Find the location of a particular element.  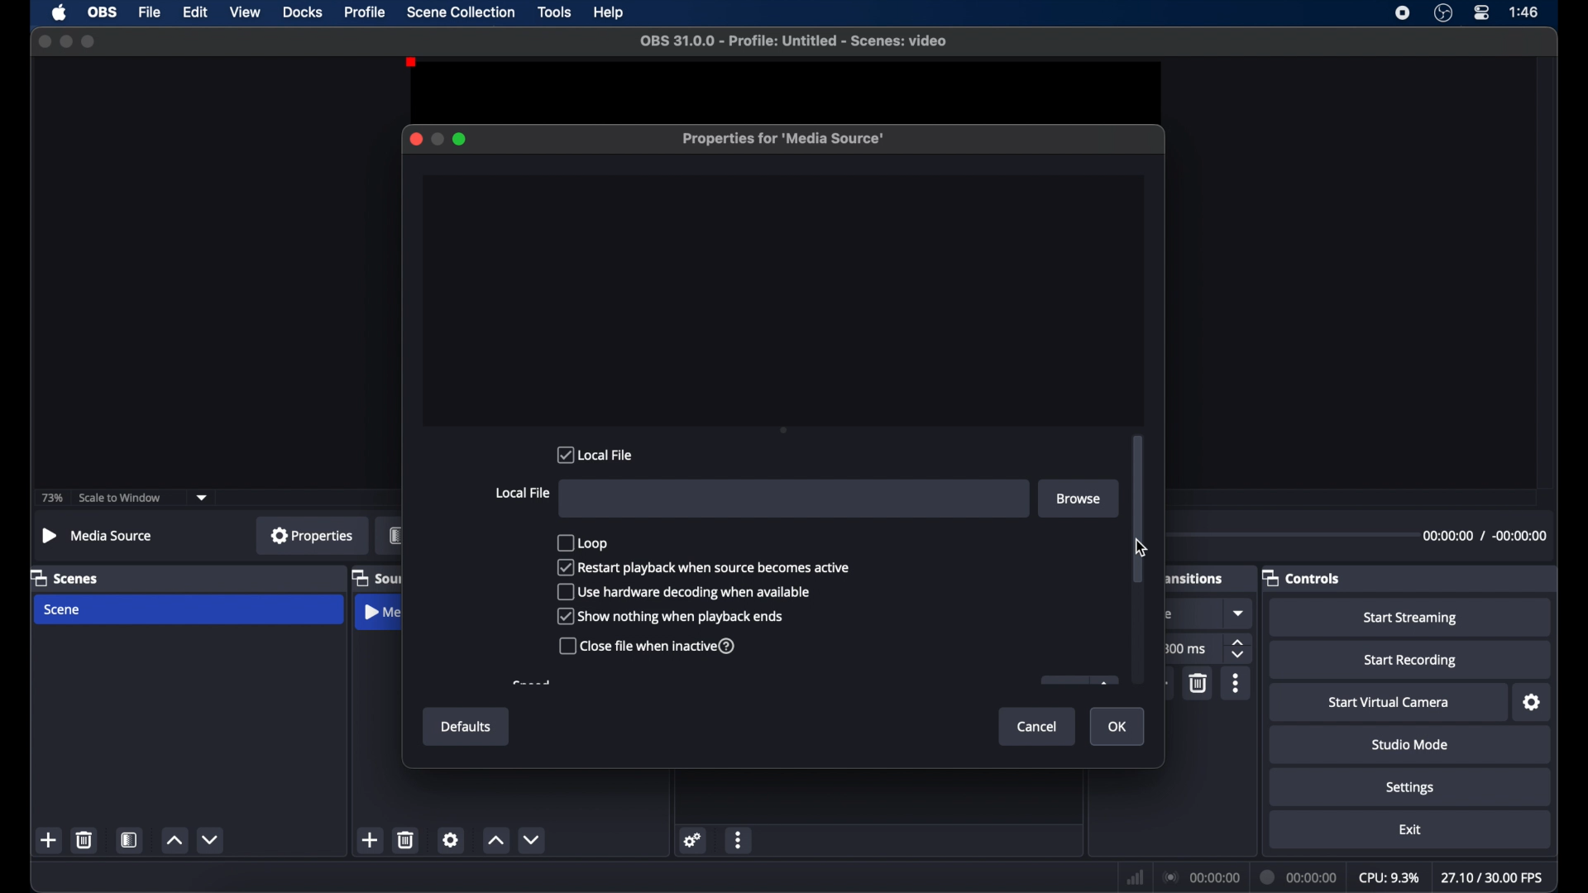

settings is located at coordinates (1533, 703).